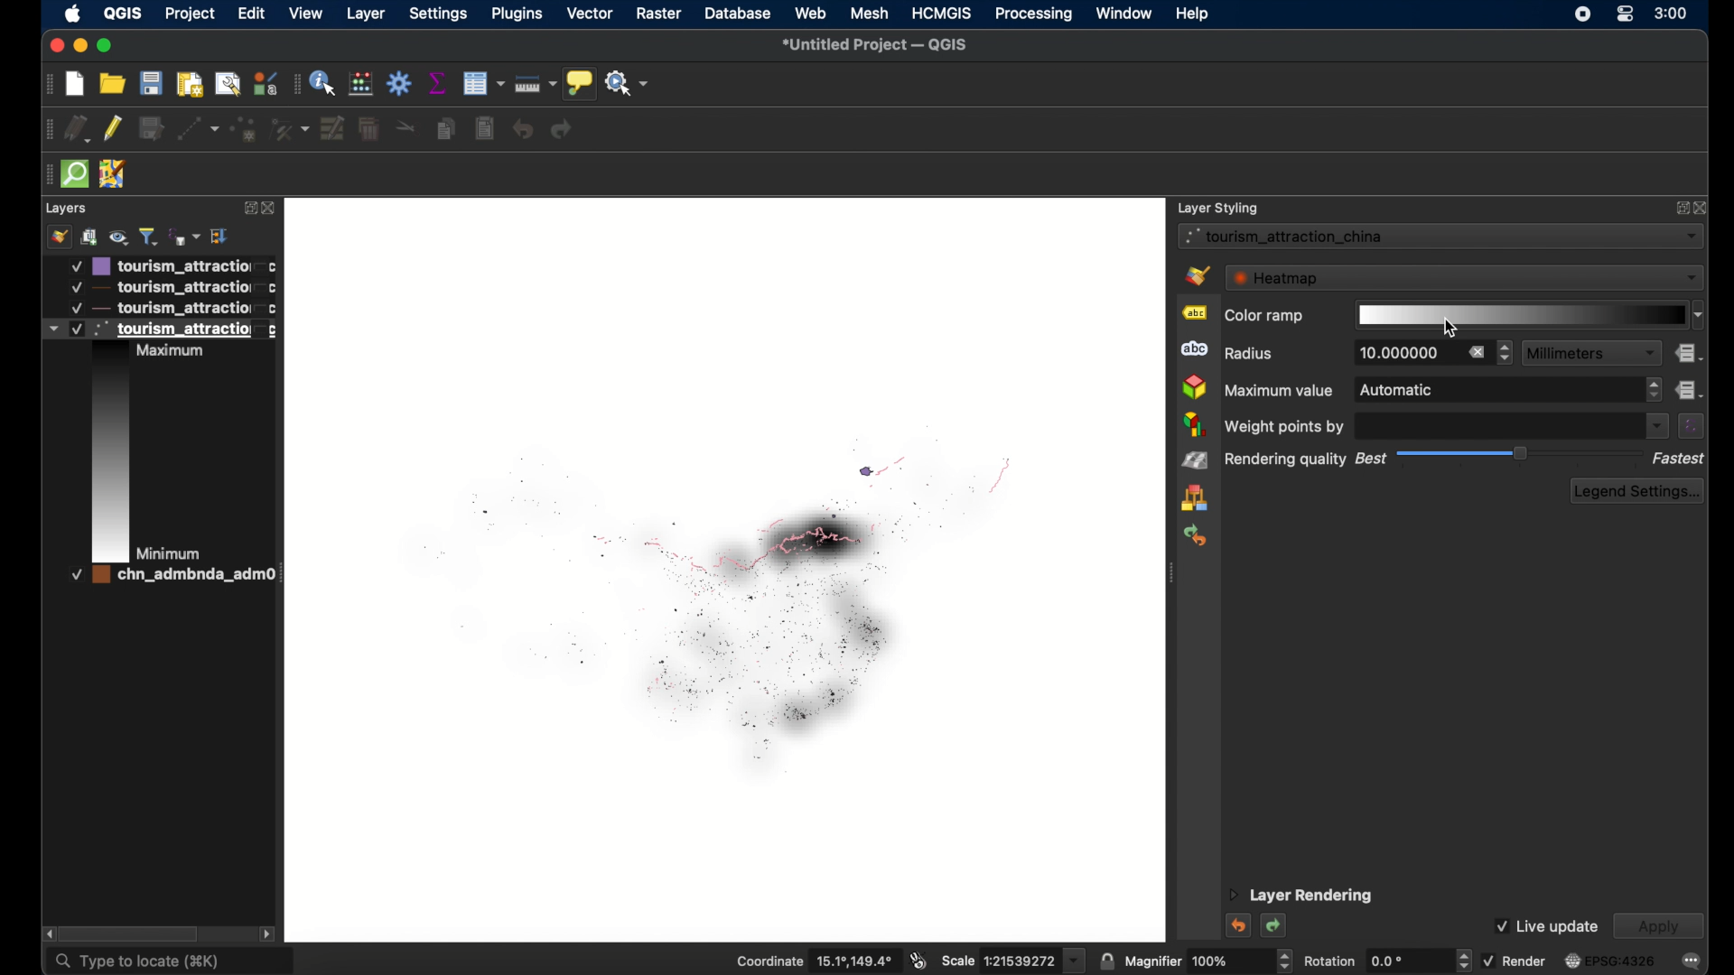 Image resolution: width=1734 pixels, height=975 pixels. Describe the element at coordinates (1279, 390) in the screenshot. I see `maximum value` at that location.